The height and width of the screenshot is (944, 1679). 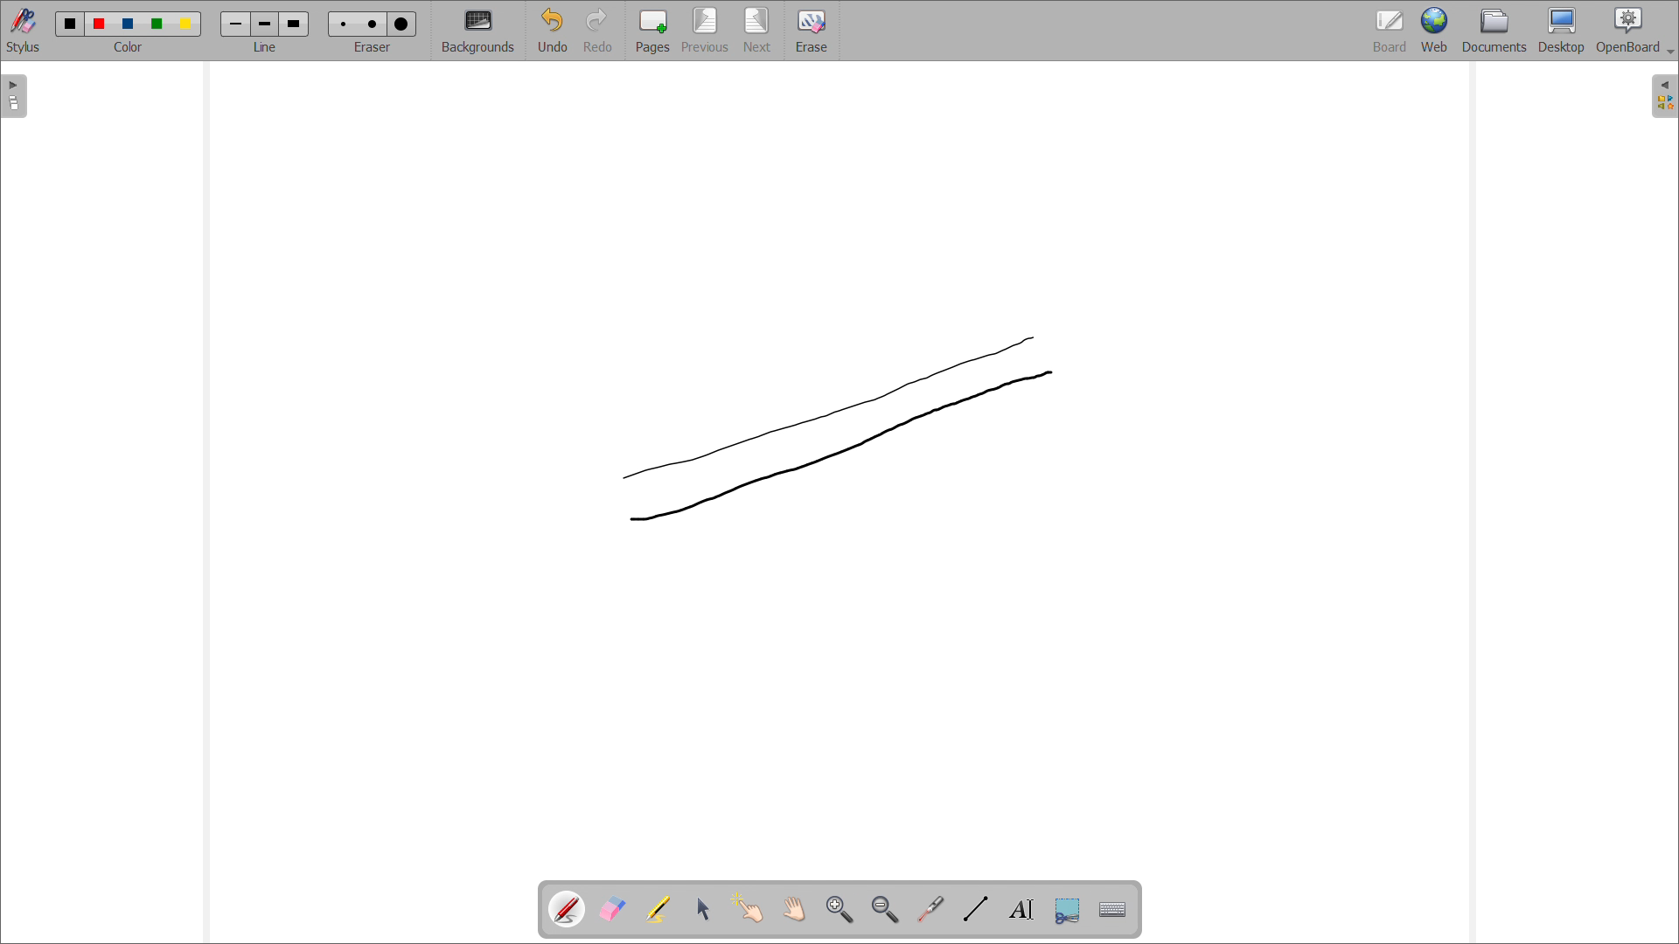 I want to click on Eraser size, so click(x=401, y=24).